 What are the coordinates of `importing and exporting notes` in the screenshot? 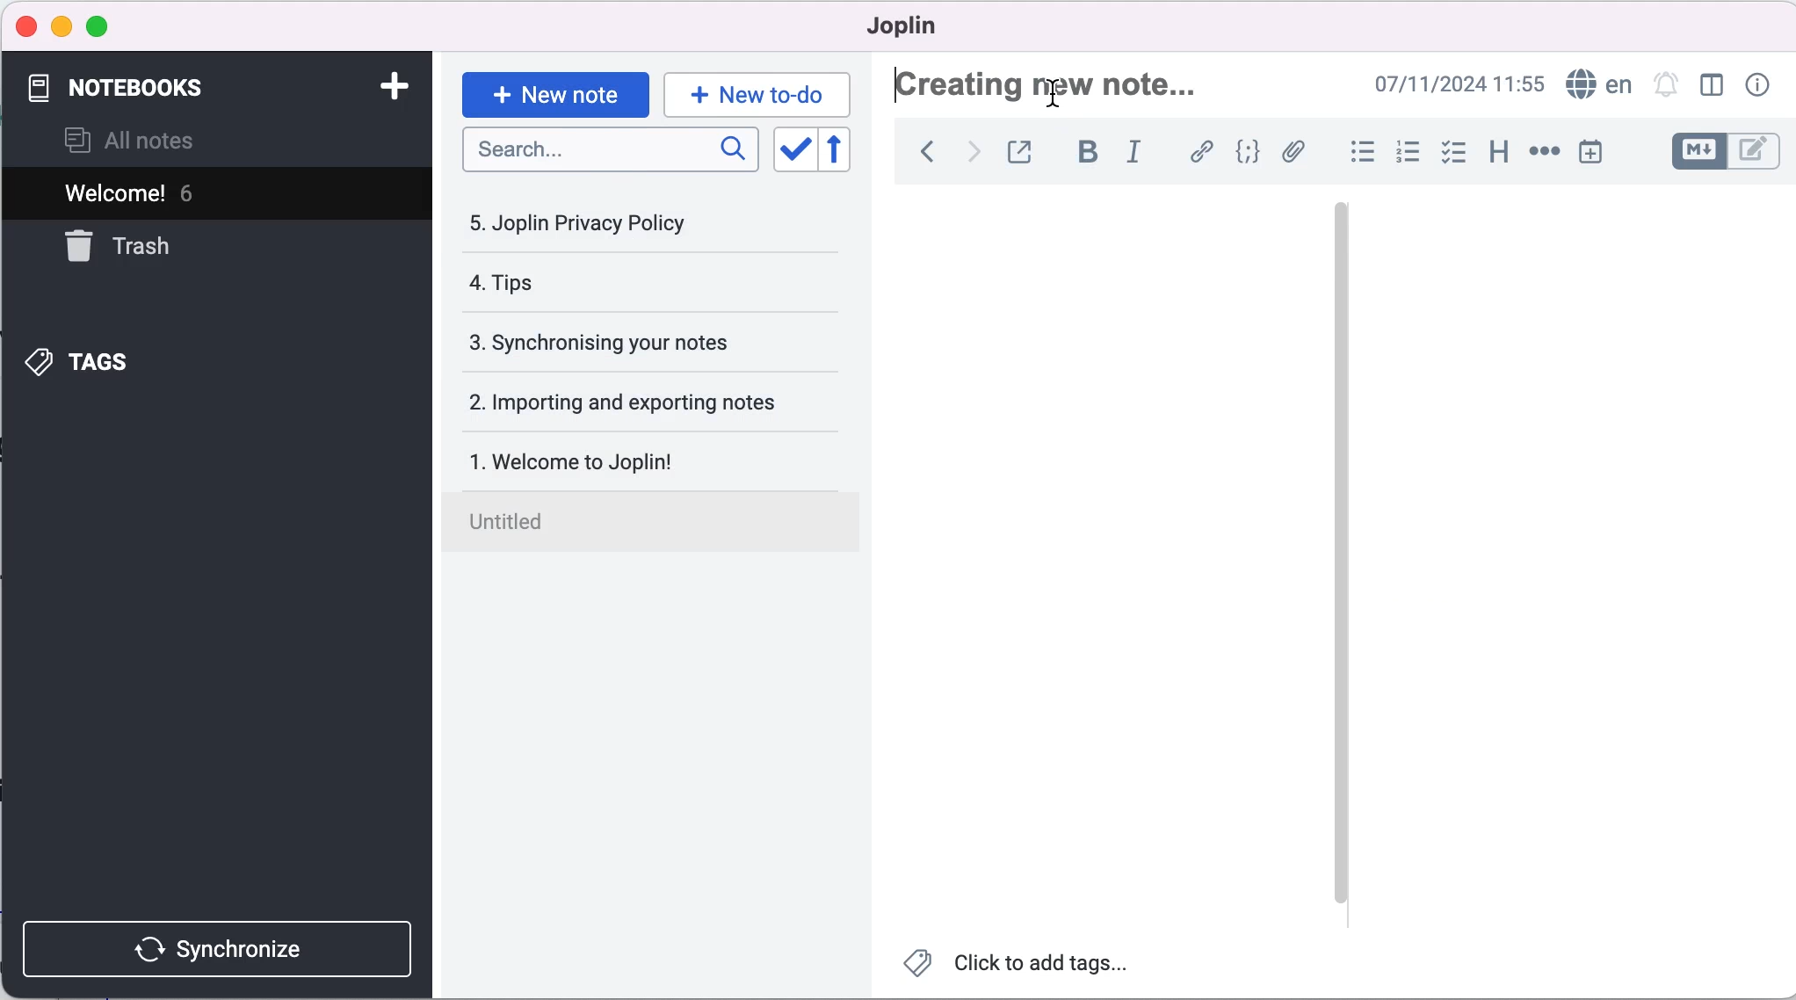 It's located at (634, 401).